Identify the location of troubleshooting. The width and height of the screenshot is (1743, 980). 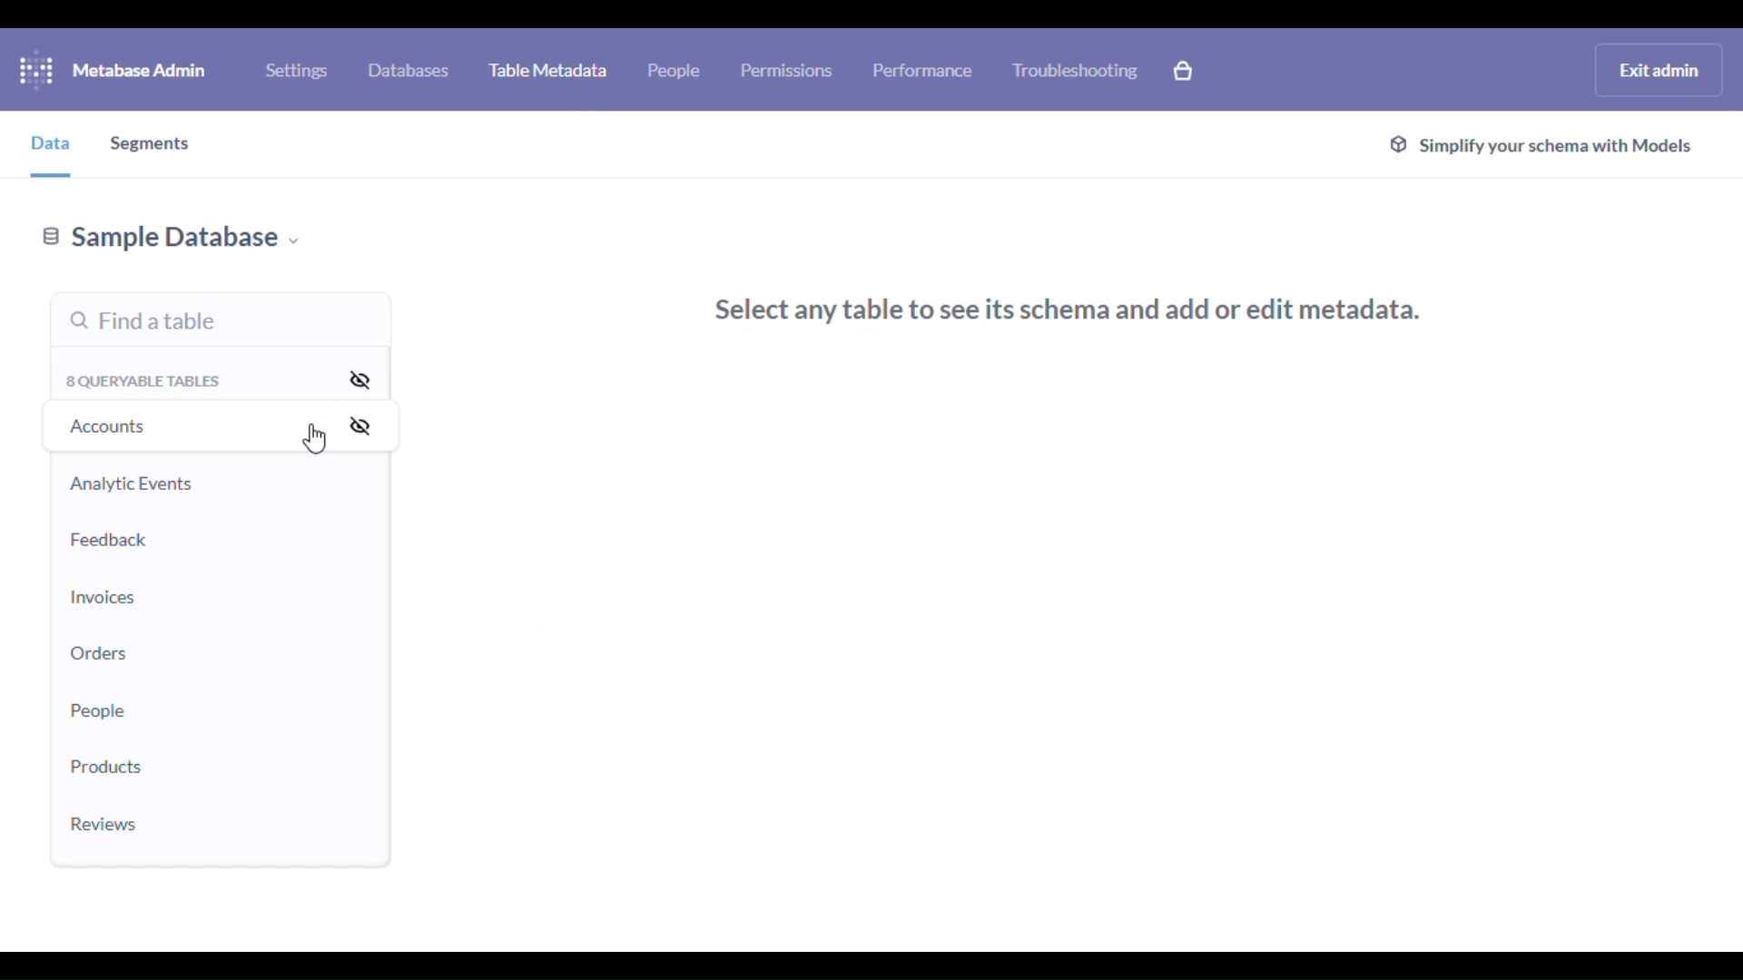
(1077, 70).